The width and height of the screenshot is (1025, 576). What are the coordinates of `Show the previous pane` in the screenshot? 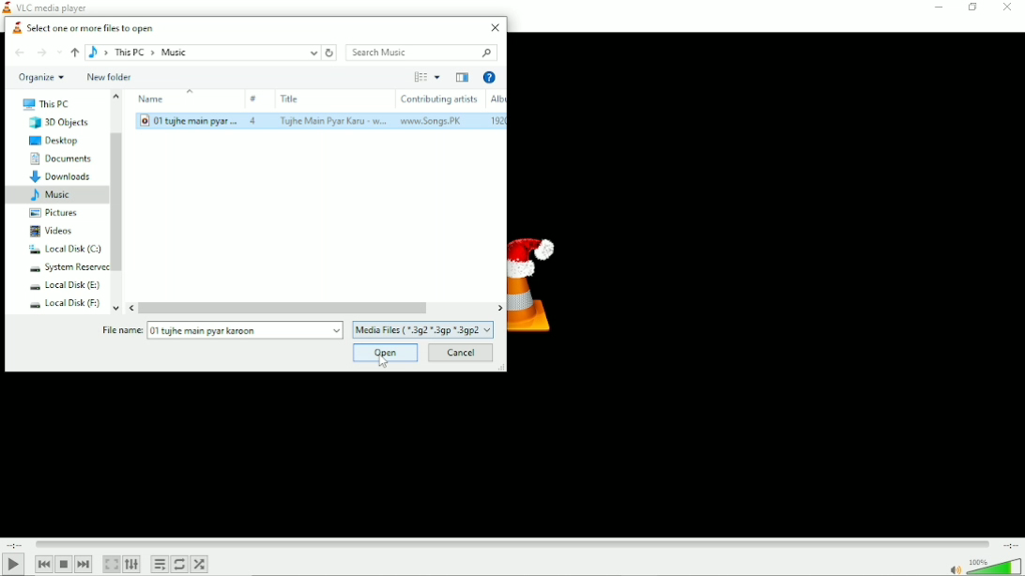 It's located at (462, 77).